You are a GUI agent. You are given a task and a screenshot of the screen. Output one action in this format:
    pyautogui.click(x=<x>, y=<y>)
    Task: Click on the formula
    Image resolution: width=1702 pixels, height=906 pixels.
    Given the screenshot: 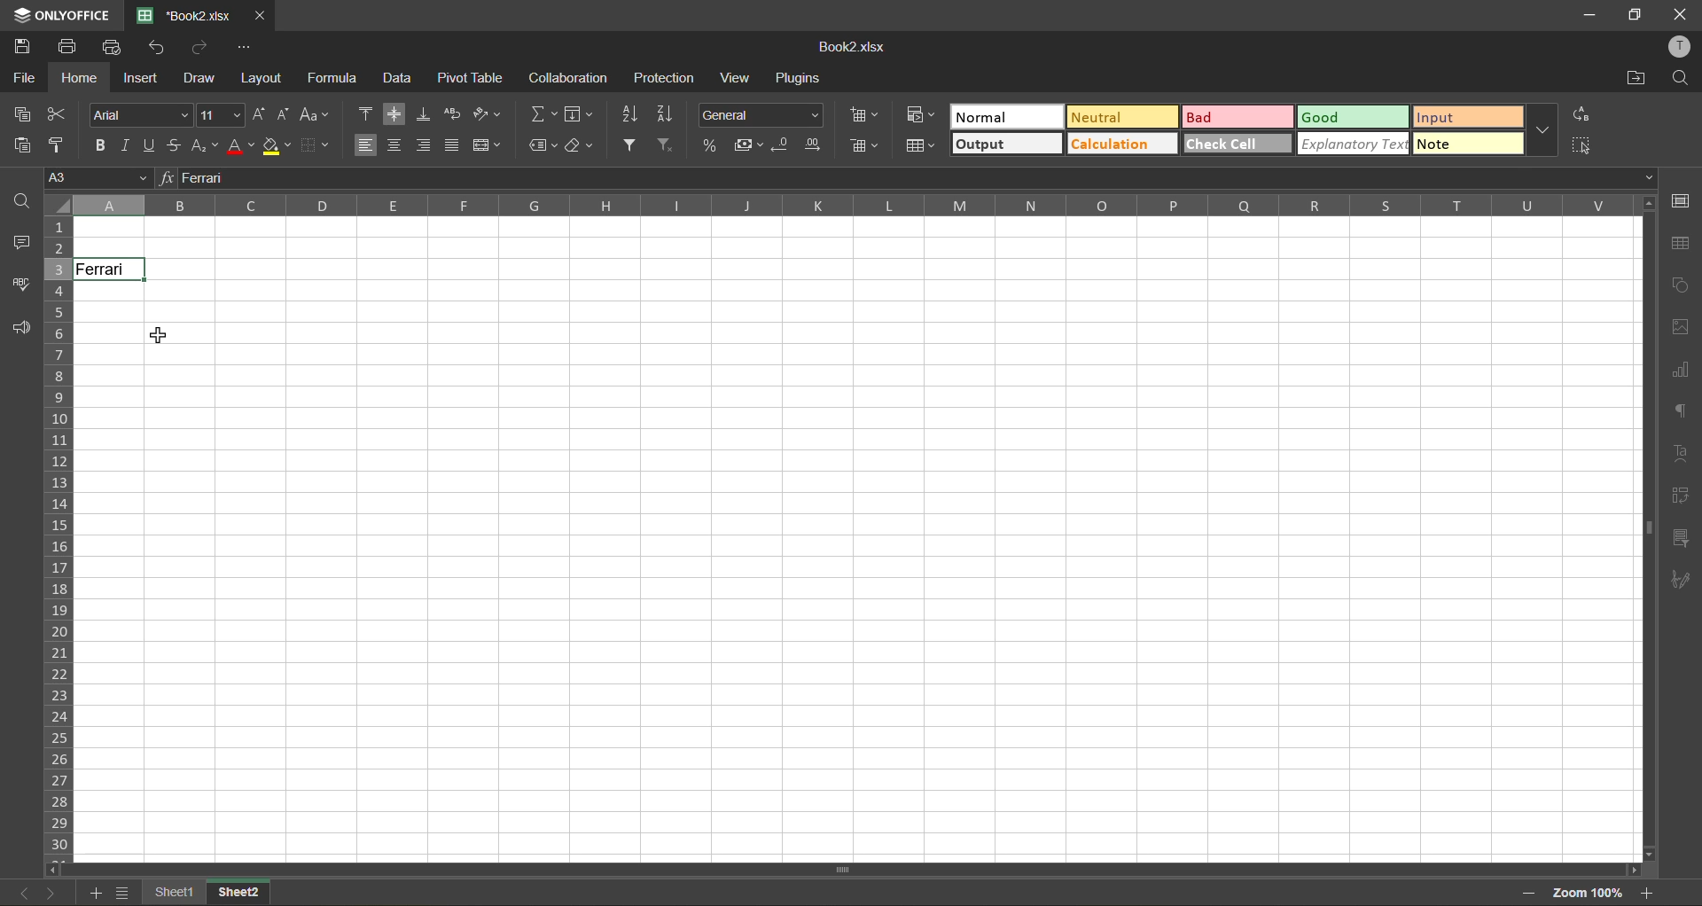 What is the action you would take?
    pyautogui.click(x=337, y=78)
    